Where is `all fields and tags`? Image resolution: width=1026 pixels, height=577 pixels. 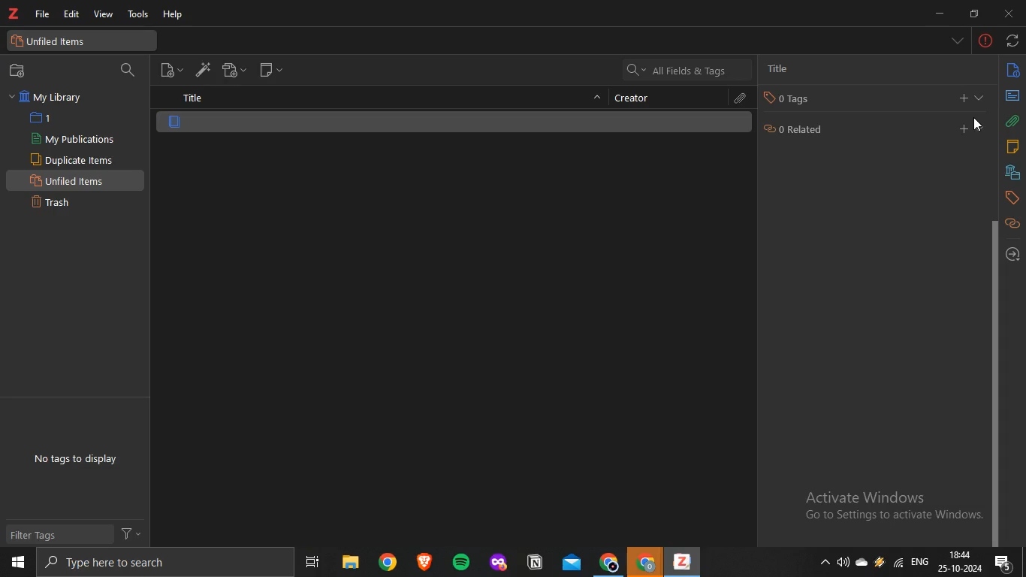 all fields and tags is located at coordinates (680, 71).